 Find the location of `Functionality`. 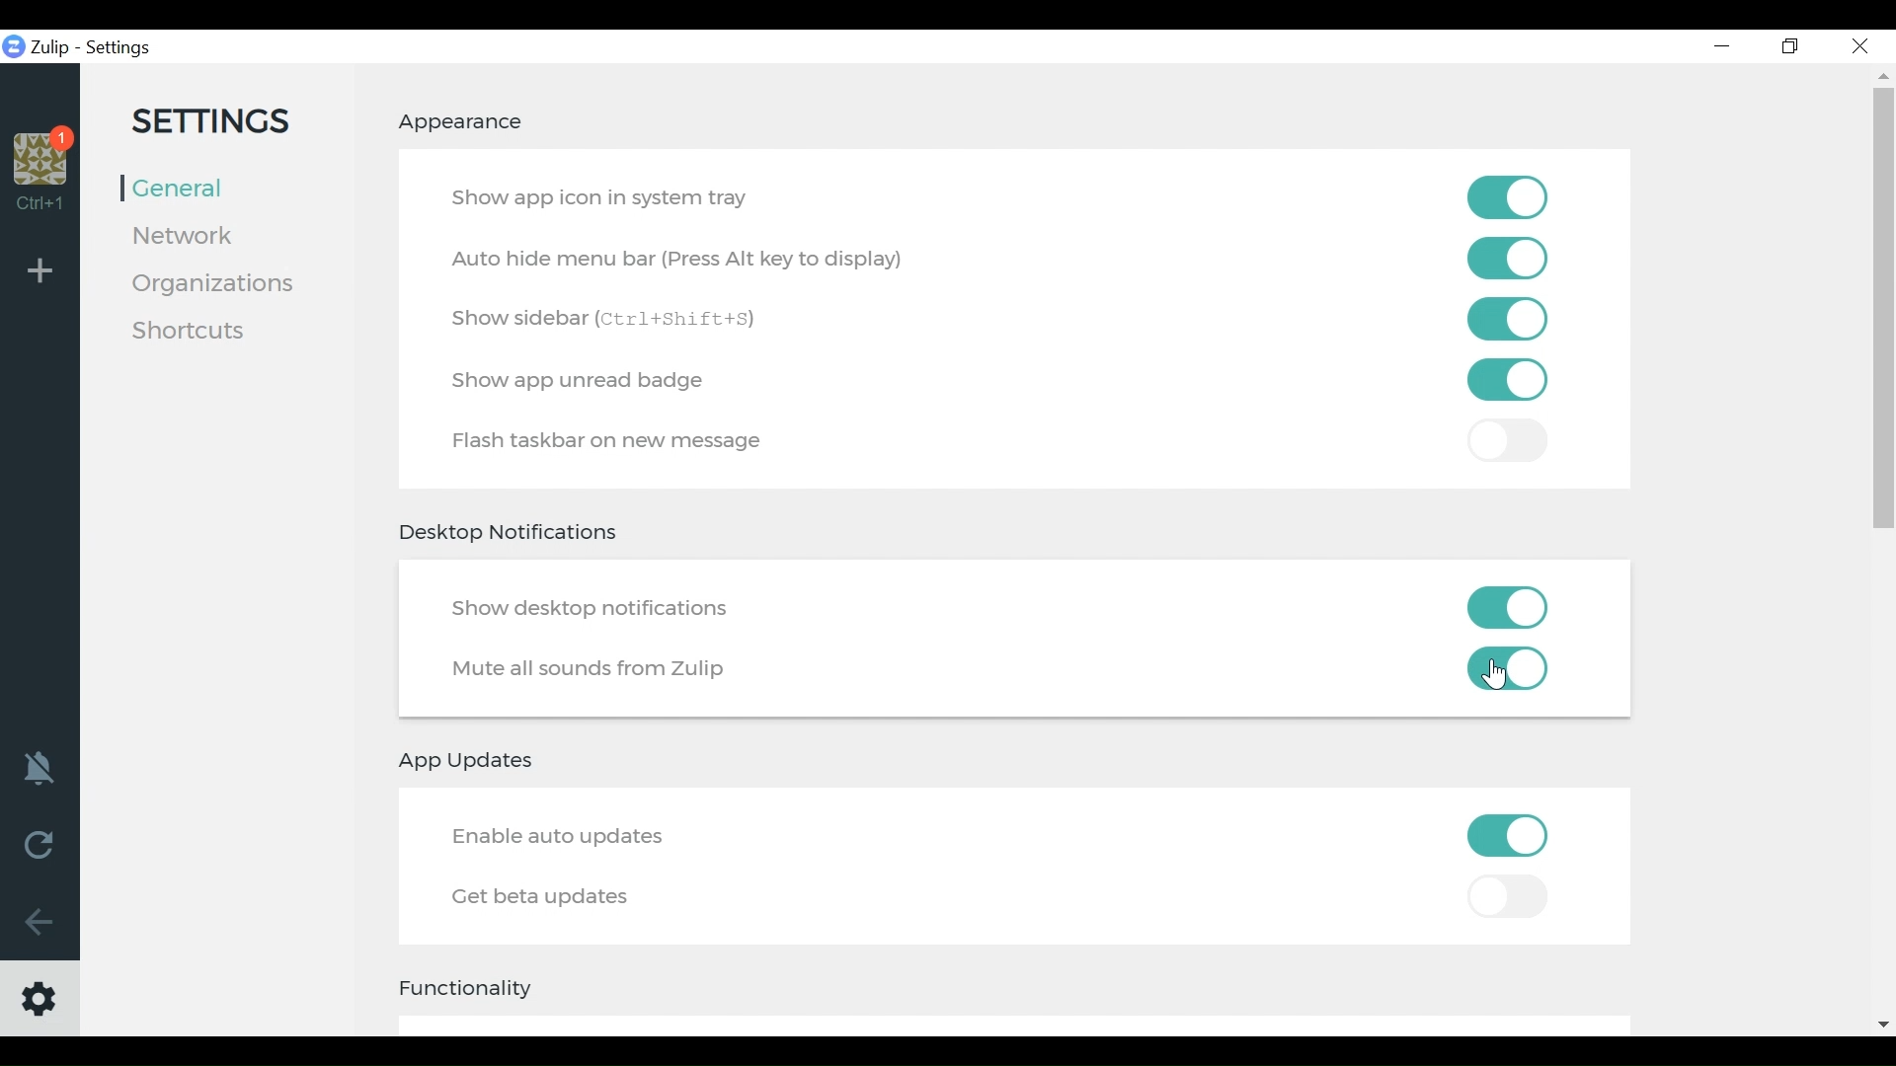

Functionality is located at coordinates (477, 987).